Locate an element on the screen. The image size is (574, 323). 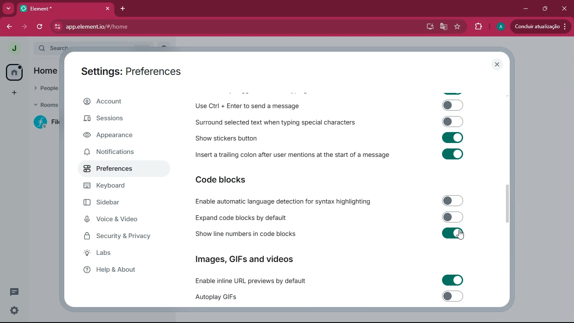
Use Ctrl + Enter to send a message is located at coordinates (329, 106).